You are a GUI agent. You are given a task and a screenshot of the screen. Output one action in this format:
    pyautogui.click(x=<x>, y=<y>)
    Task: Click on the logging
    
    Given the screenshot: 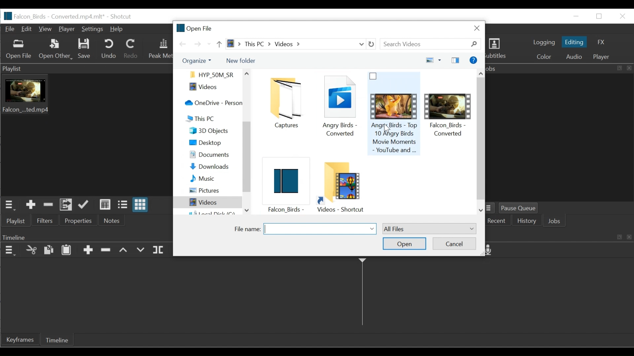 What is the action you would take?
    pyautogui.click(x=543, y=43)
    